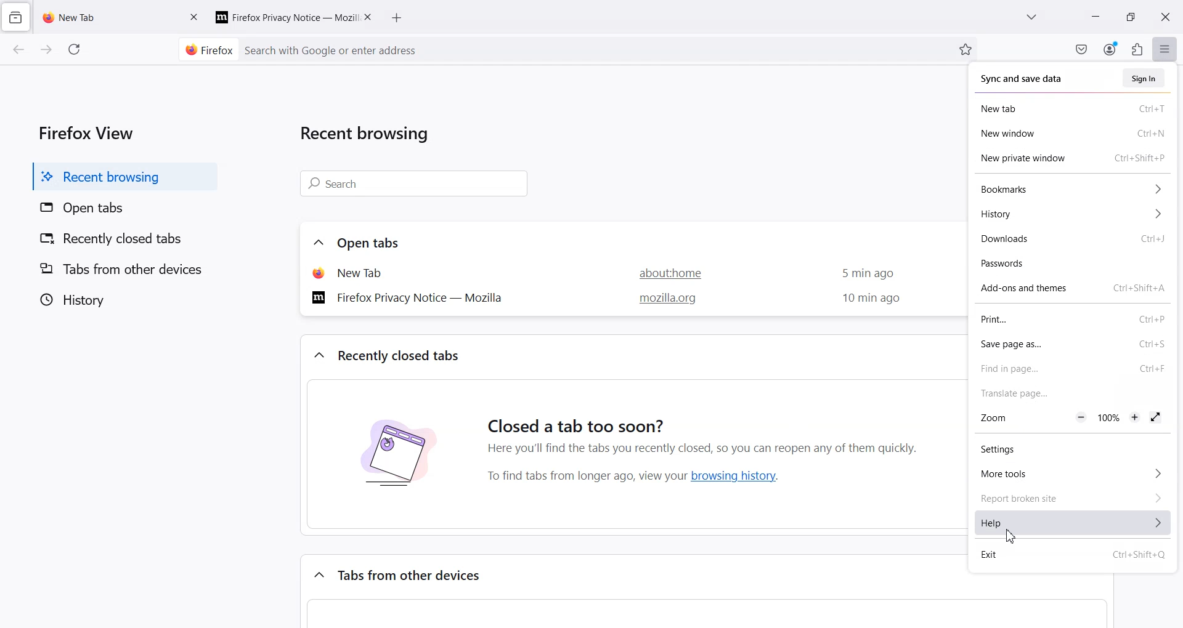  What do you see at coordinates (317, 356) in the screenshot?
I see `Drop down box of recently closed tab` at bounding box center [317, 356].